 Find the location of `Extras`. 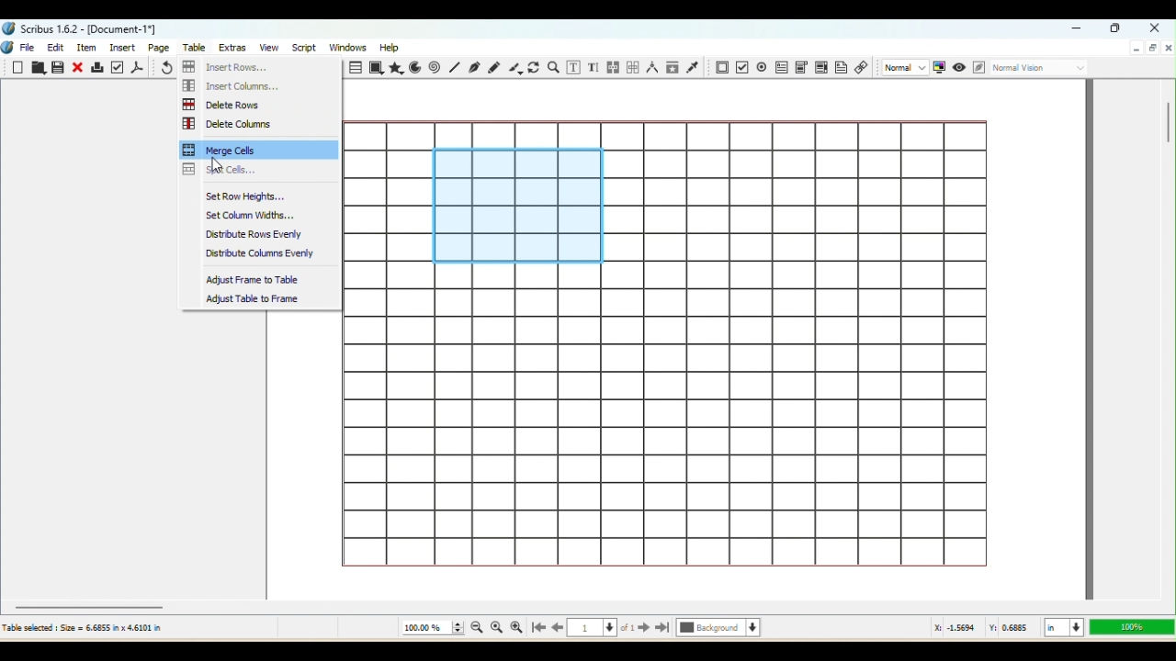

Extras is located at coordinates (234, 47).